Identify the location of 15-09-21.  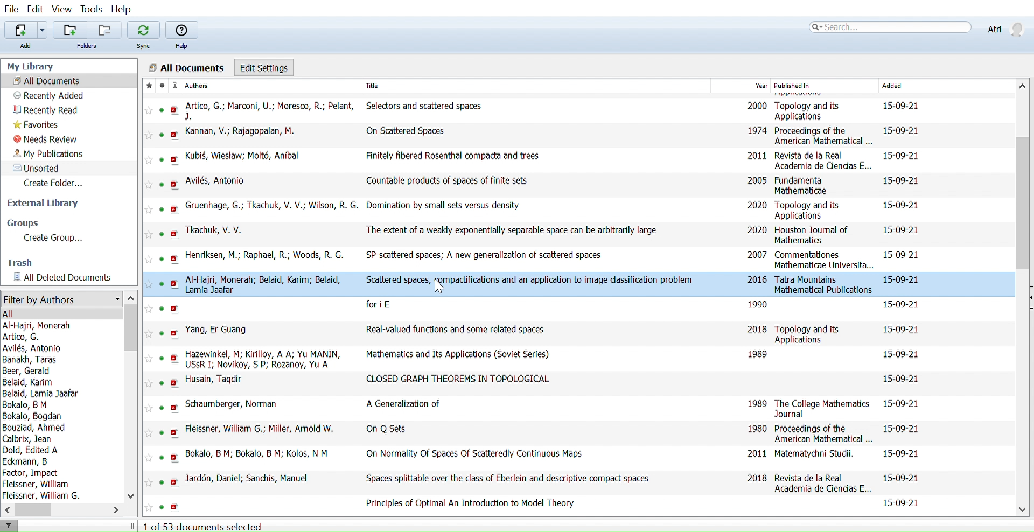
(903, 206).